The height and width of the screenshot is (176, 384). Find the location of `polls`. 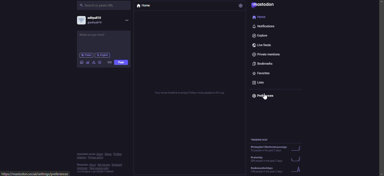

polls is located at coordinates (87, 62).